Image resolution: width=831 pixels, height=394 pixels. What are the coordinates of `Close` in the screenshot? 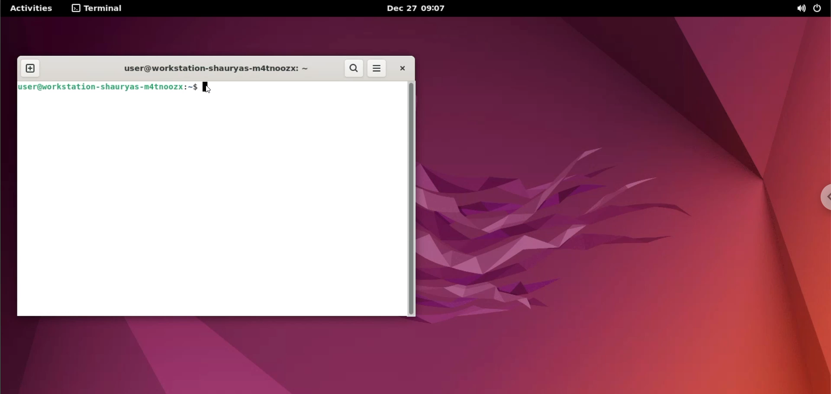 It's located at (403, 69).